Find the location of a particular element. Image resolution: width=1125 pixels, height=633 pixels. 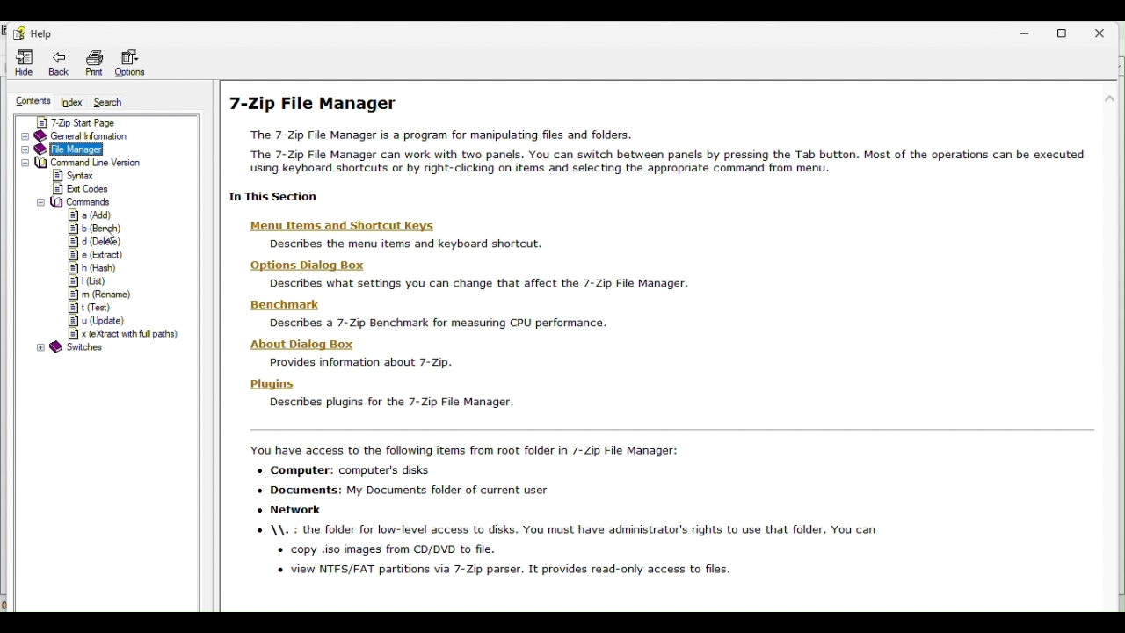

scroll bar is located at coordinates (1108, 274).